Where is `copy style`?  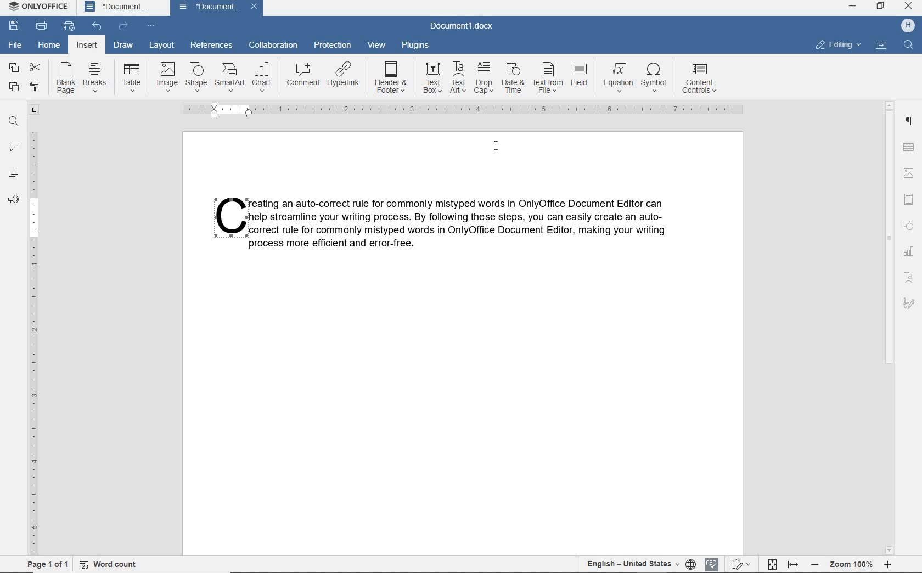 copy style is located at coordinates (35, 87).